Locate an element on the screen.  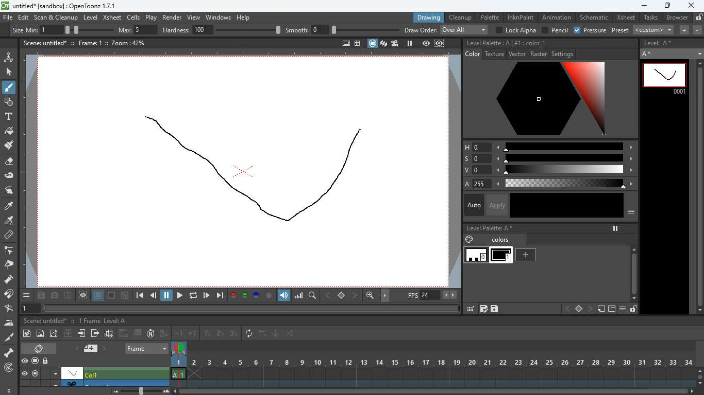
add is located at coordinates (527, 255).